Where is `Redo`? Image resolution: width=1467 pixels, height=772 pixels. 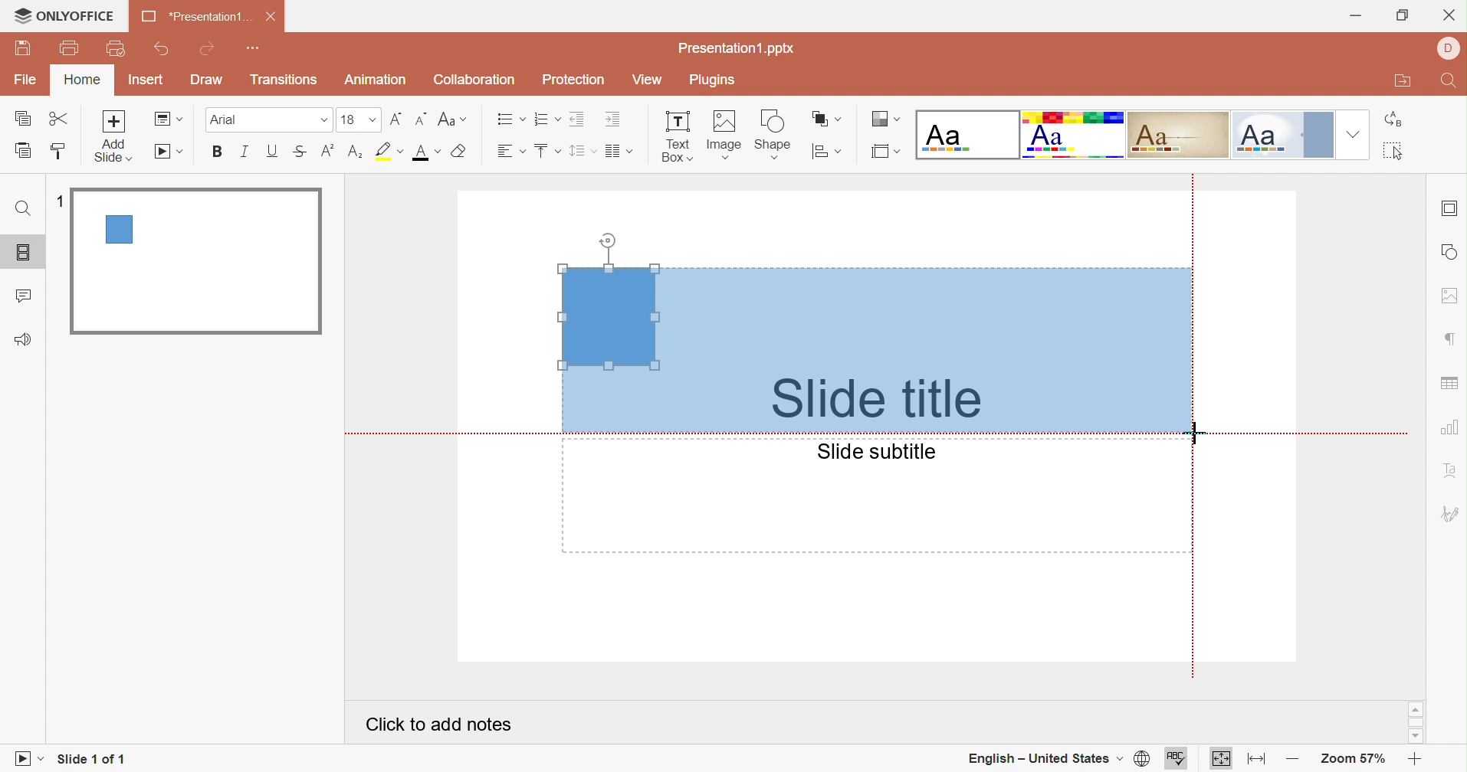 Redo is located at coordinates (208, 51).